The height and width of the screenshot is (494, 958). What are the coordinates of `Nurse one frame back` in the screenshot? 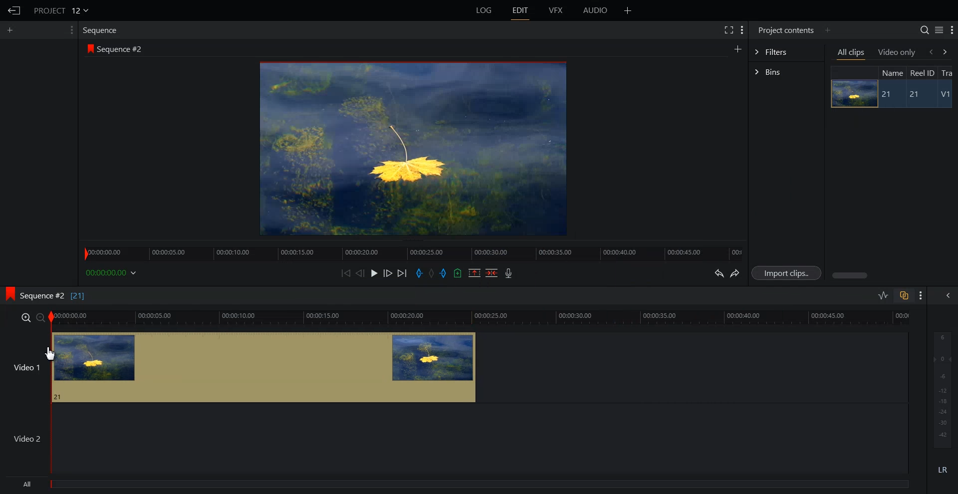 It's located at (360, 273).